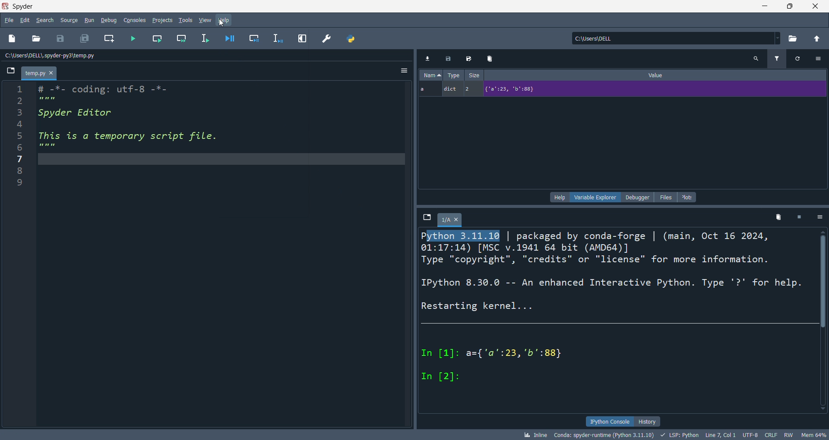 The width and height of the screenshot is (829, 440). Describe the element at coordinates (799, 216) in the screenshot. I see `Pause ` at that location.